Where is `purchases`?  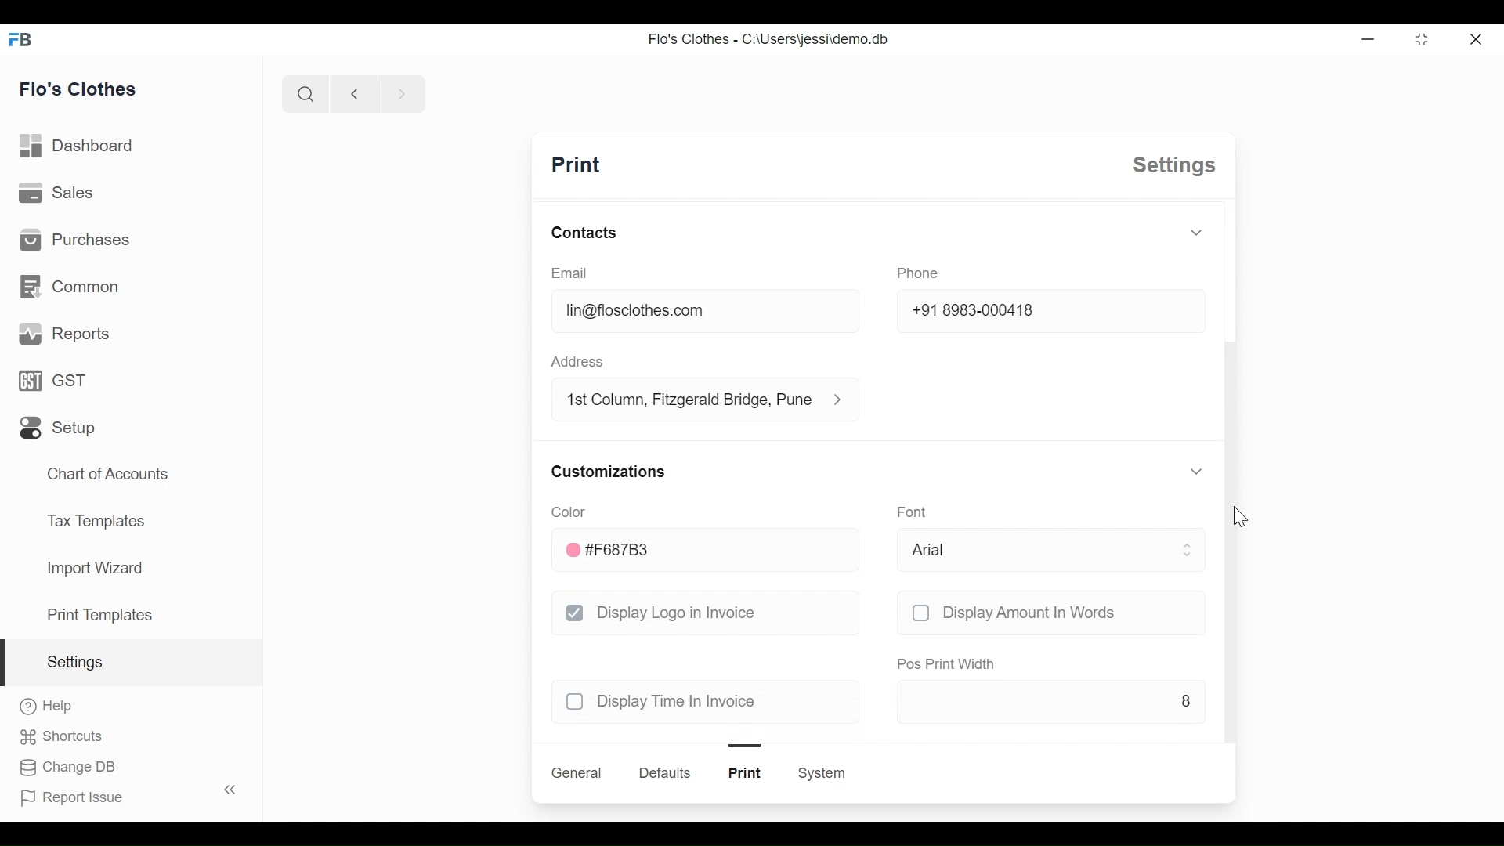 purchases is located at coordinates (74, 239).